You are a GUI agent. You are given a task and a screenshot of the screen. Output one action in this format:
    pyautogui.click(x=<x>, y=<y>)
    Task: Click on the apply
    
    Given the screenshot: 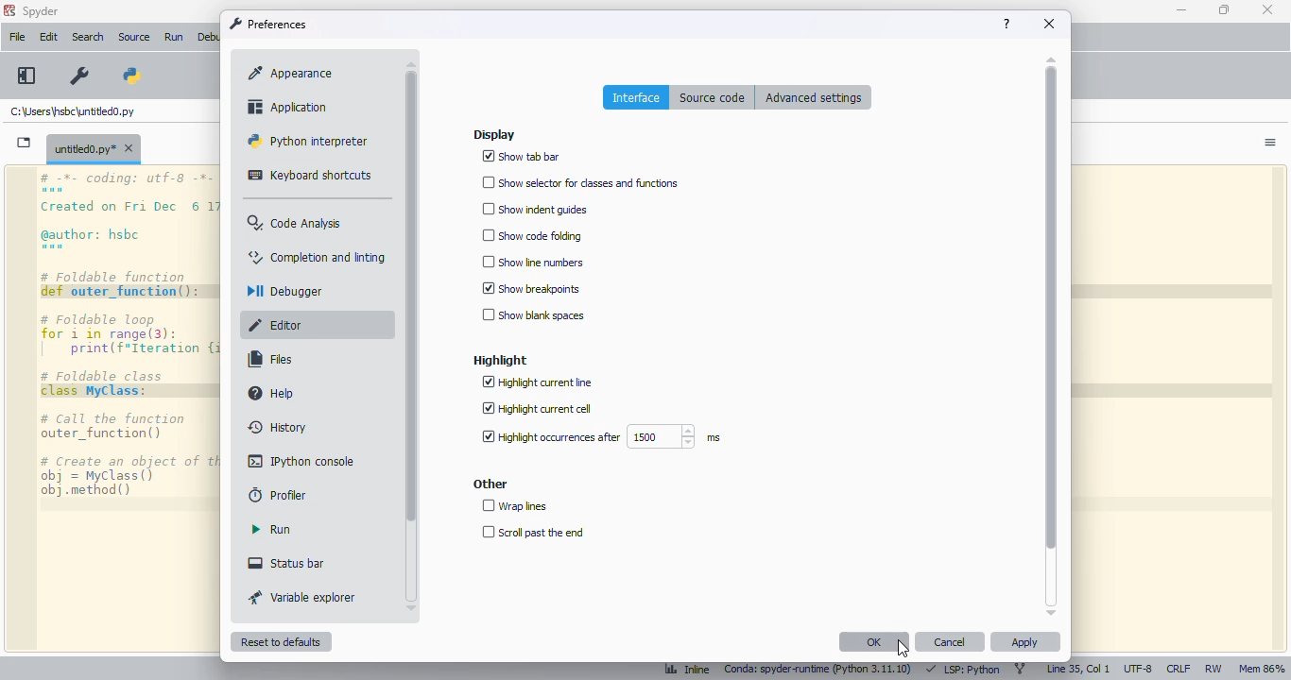 What is the action you would take?
    pyautogui.click(x=1025, y=641)
    